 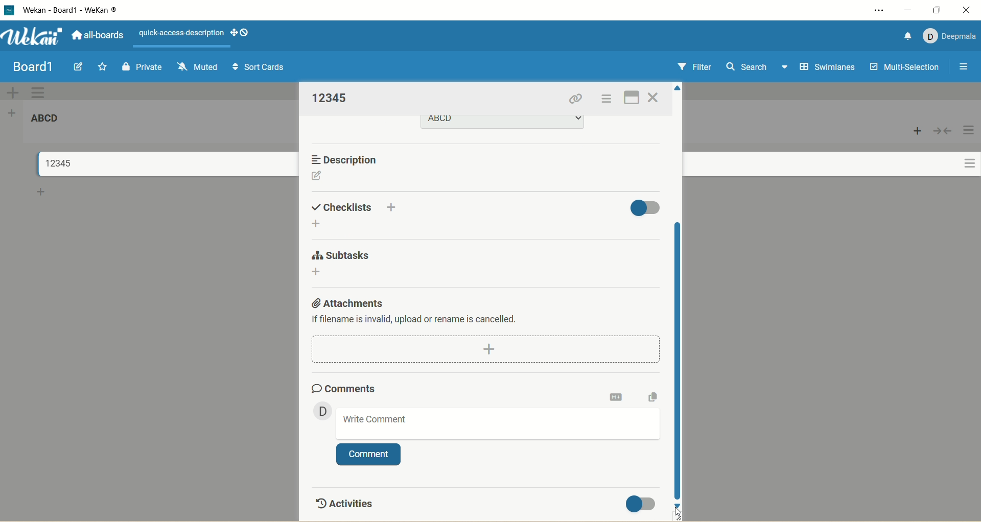 I want to click on swimlane actions, so click(x=39, y=93).